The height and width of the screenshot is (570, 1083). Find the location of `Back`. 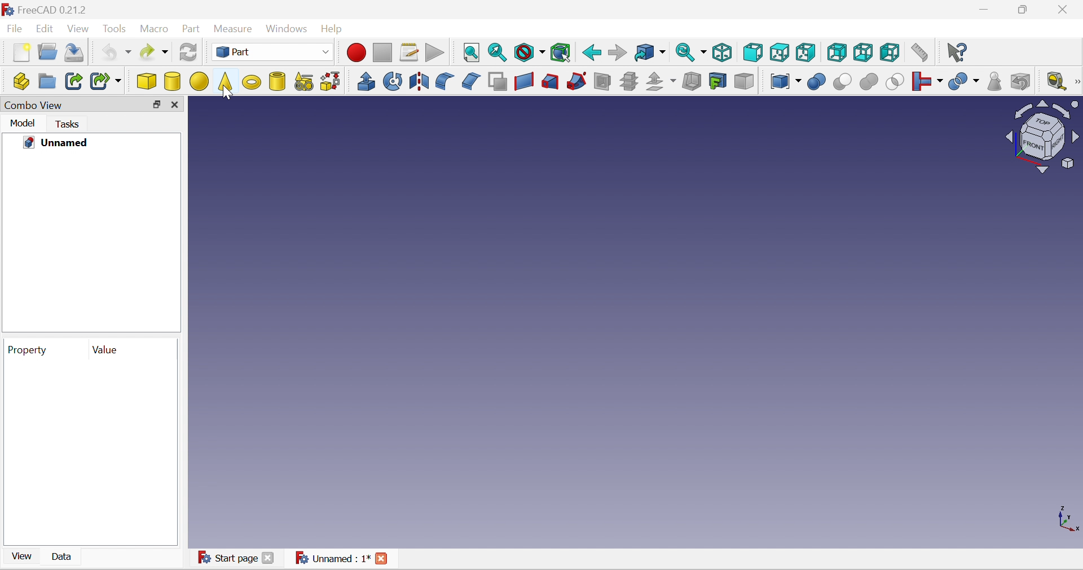

Back is located at coordinates (592, 54).